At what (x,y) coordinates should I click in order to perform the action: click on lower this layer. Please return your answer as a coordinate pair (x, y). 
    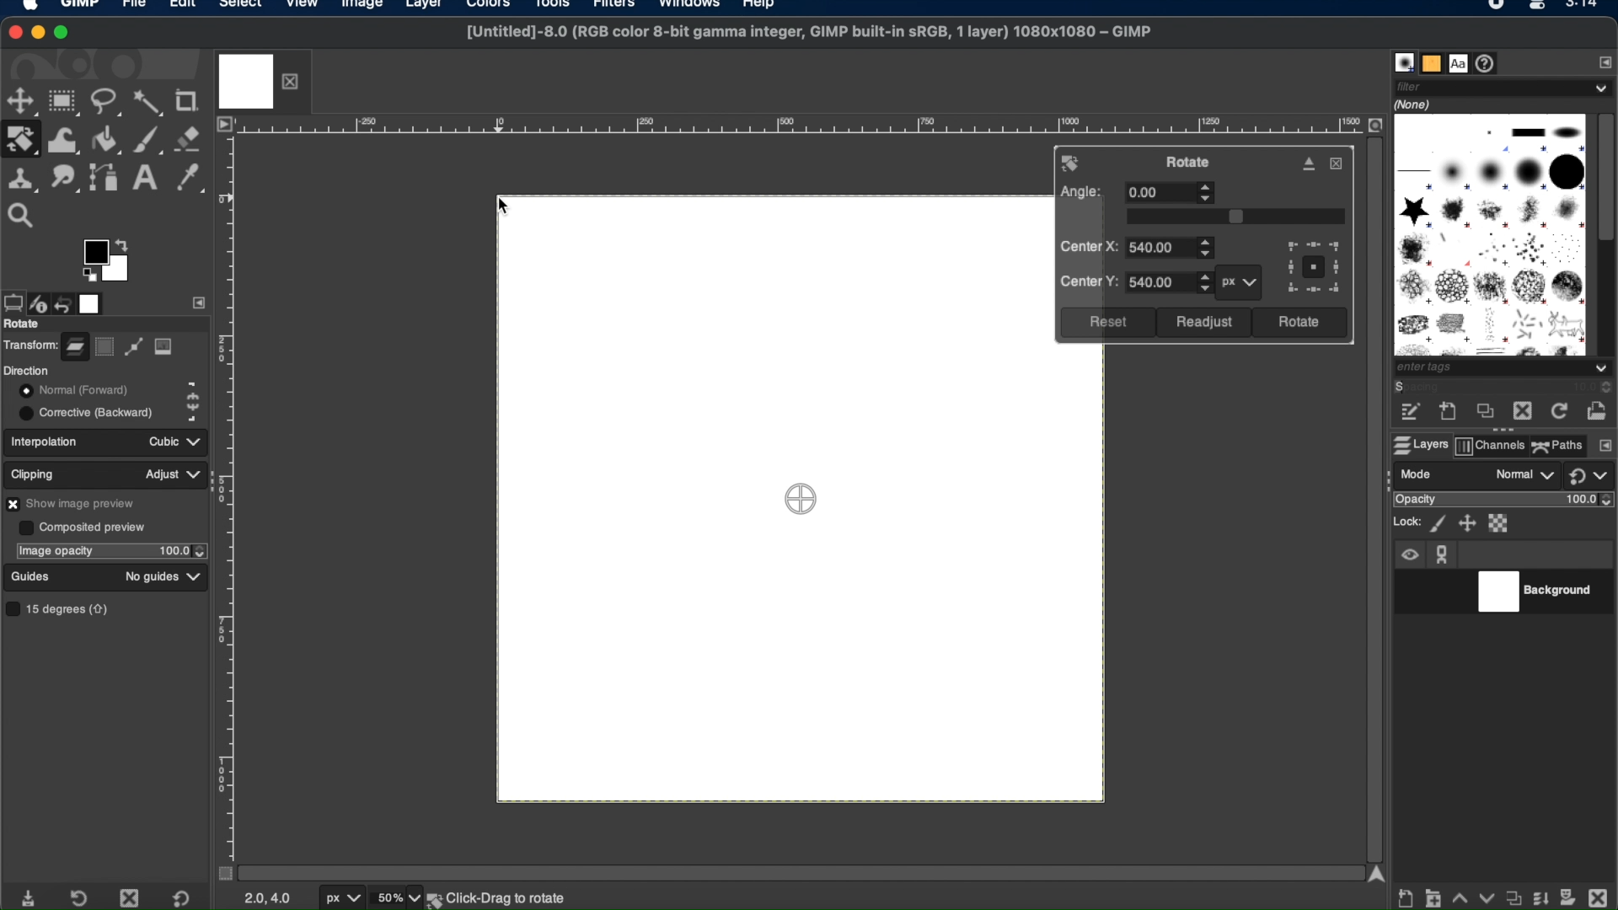
    Looking at the image, I should click on (1486, 897).